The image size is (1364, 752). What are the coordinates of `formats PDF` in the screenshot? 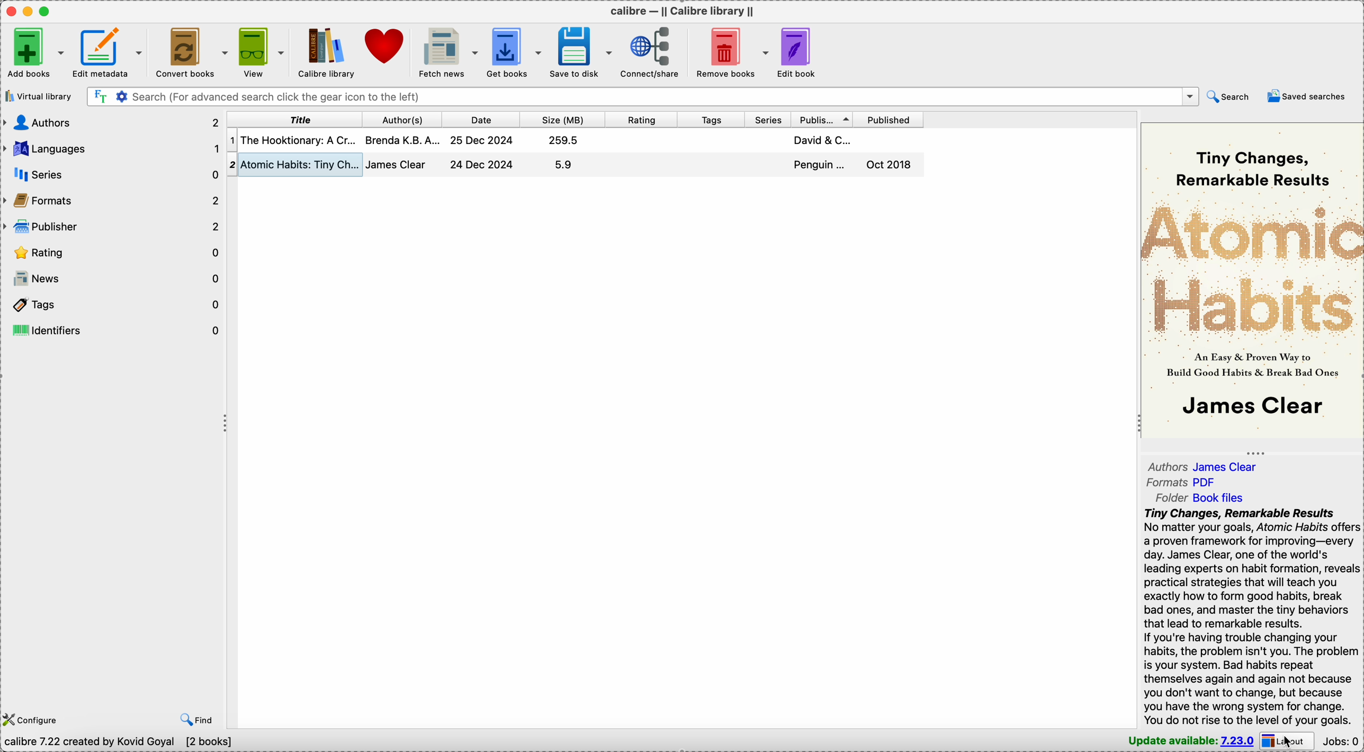 It's located at (1180, 483).